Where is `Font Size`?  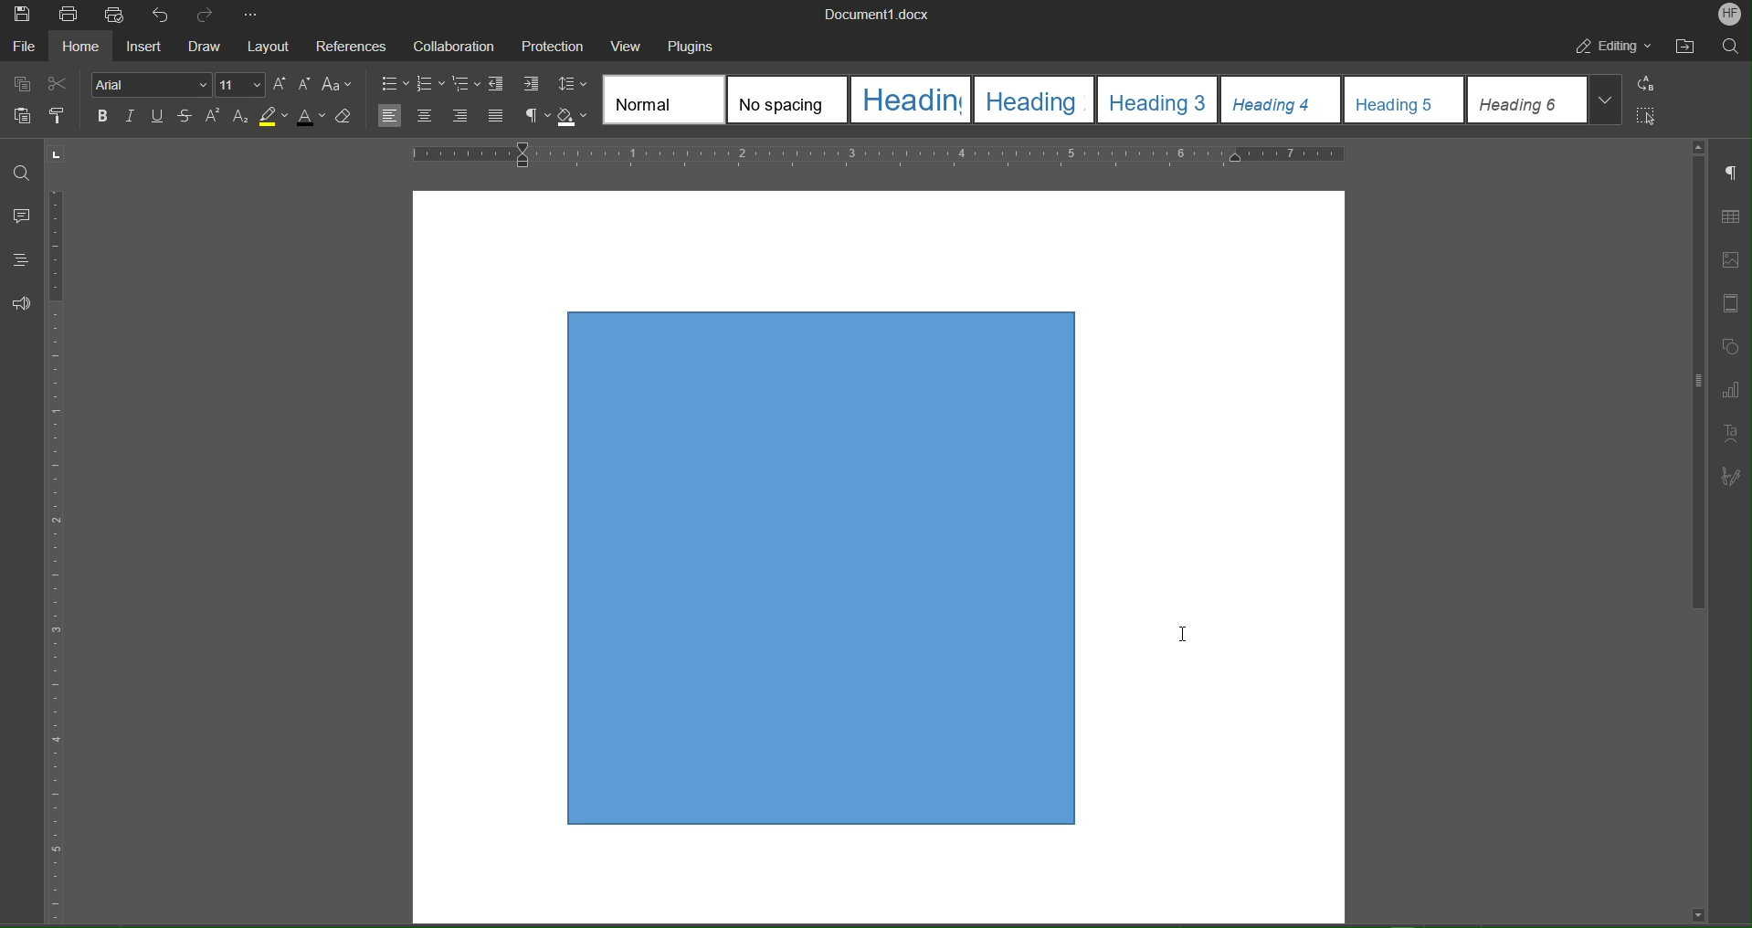 Font Size is located at coordinates (239, 86).